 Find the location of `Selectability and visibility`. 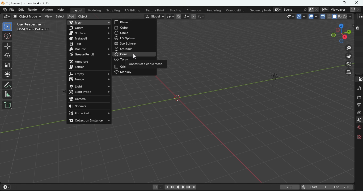

Selectability and visibility is located at coordinates (290, 16).